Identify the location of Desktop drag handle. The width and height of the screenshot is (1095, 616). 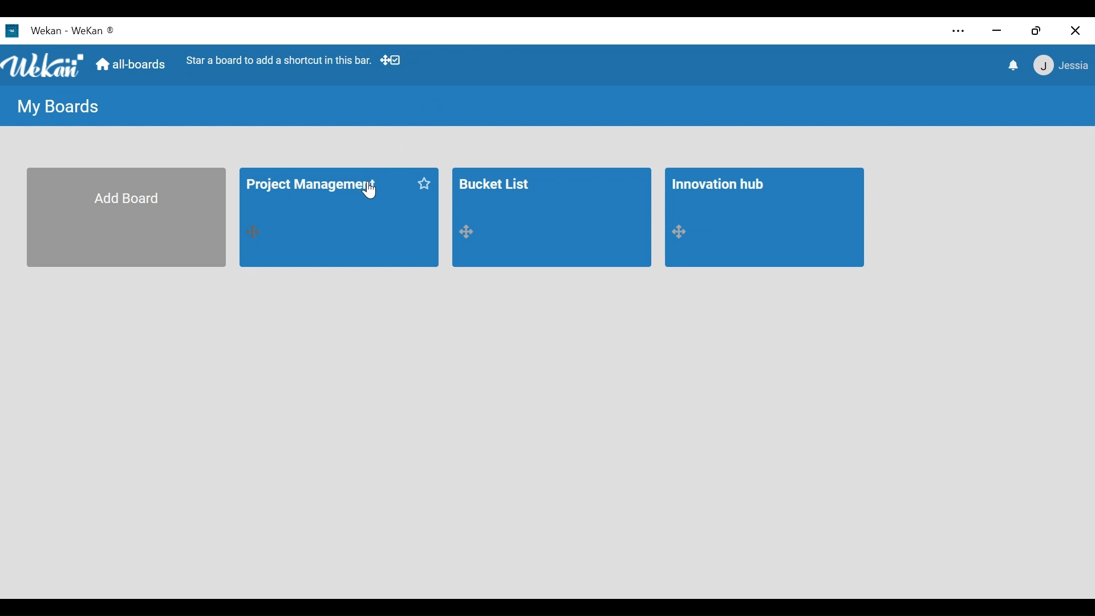
(256, 232).